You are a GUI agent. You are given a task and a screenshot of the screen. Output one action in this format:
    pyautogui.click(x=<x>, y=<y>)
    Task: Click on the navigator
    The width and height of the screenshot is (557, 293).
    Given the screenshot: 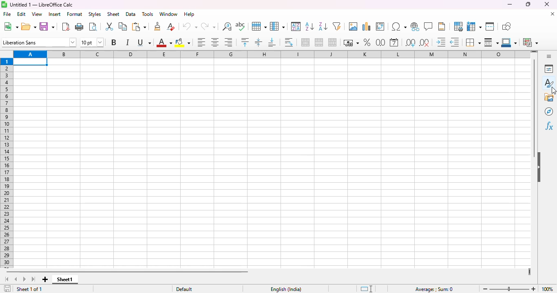 What is the action you would take?
    pyautogui.click(x=549, y=112)
    